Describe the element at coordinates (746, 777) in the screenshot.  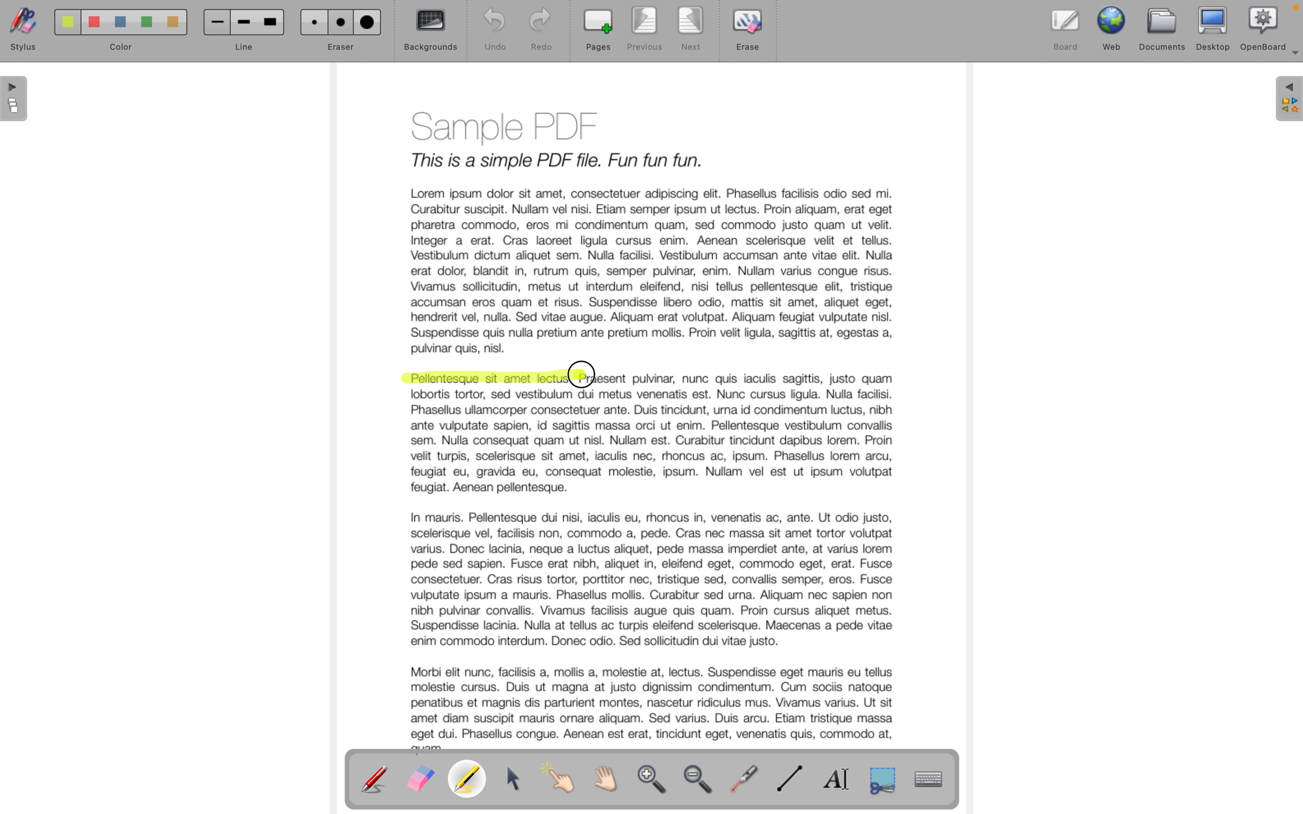
I see `virtual laser pointer` at that location.